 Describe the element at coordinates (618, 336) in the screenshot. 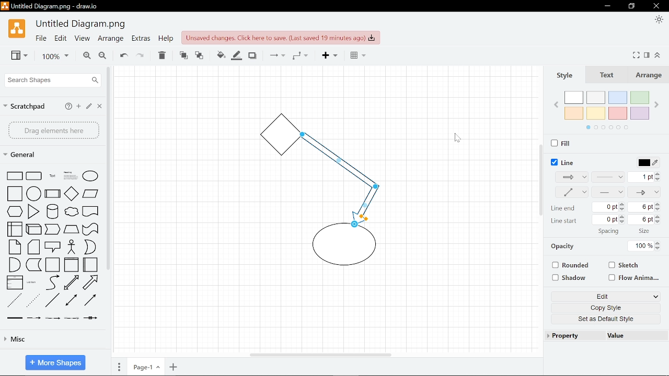

I see `Value` at that location.